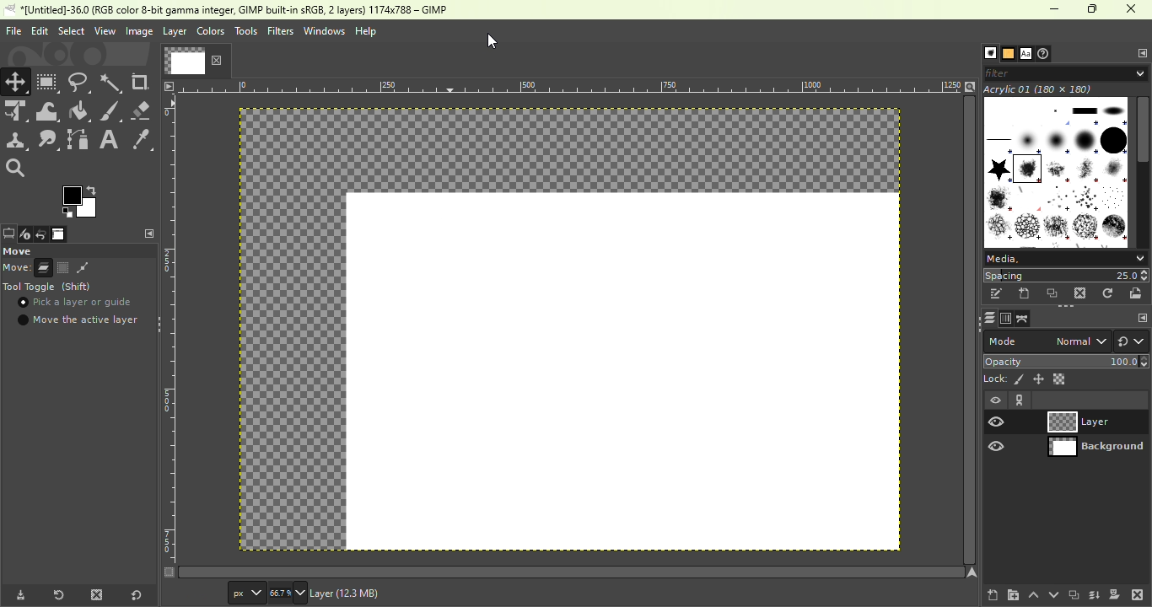  I want to click on Refresh brushes, so click(1110, 293).